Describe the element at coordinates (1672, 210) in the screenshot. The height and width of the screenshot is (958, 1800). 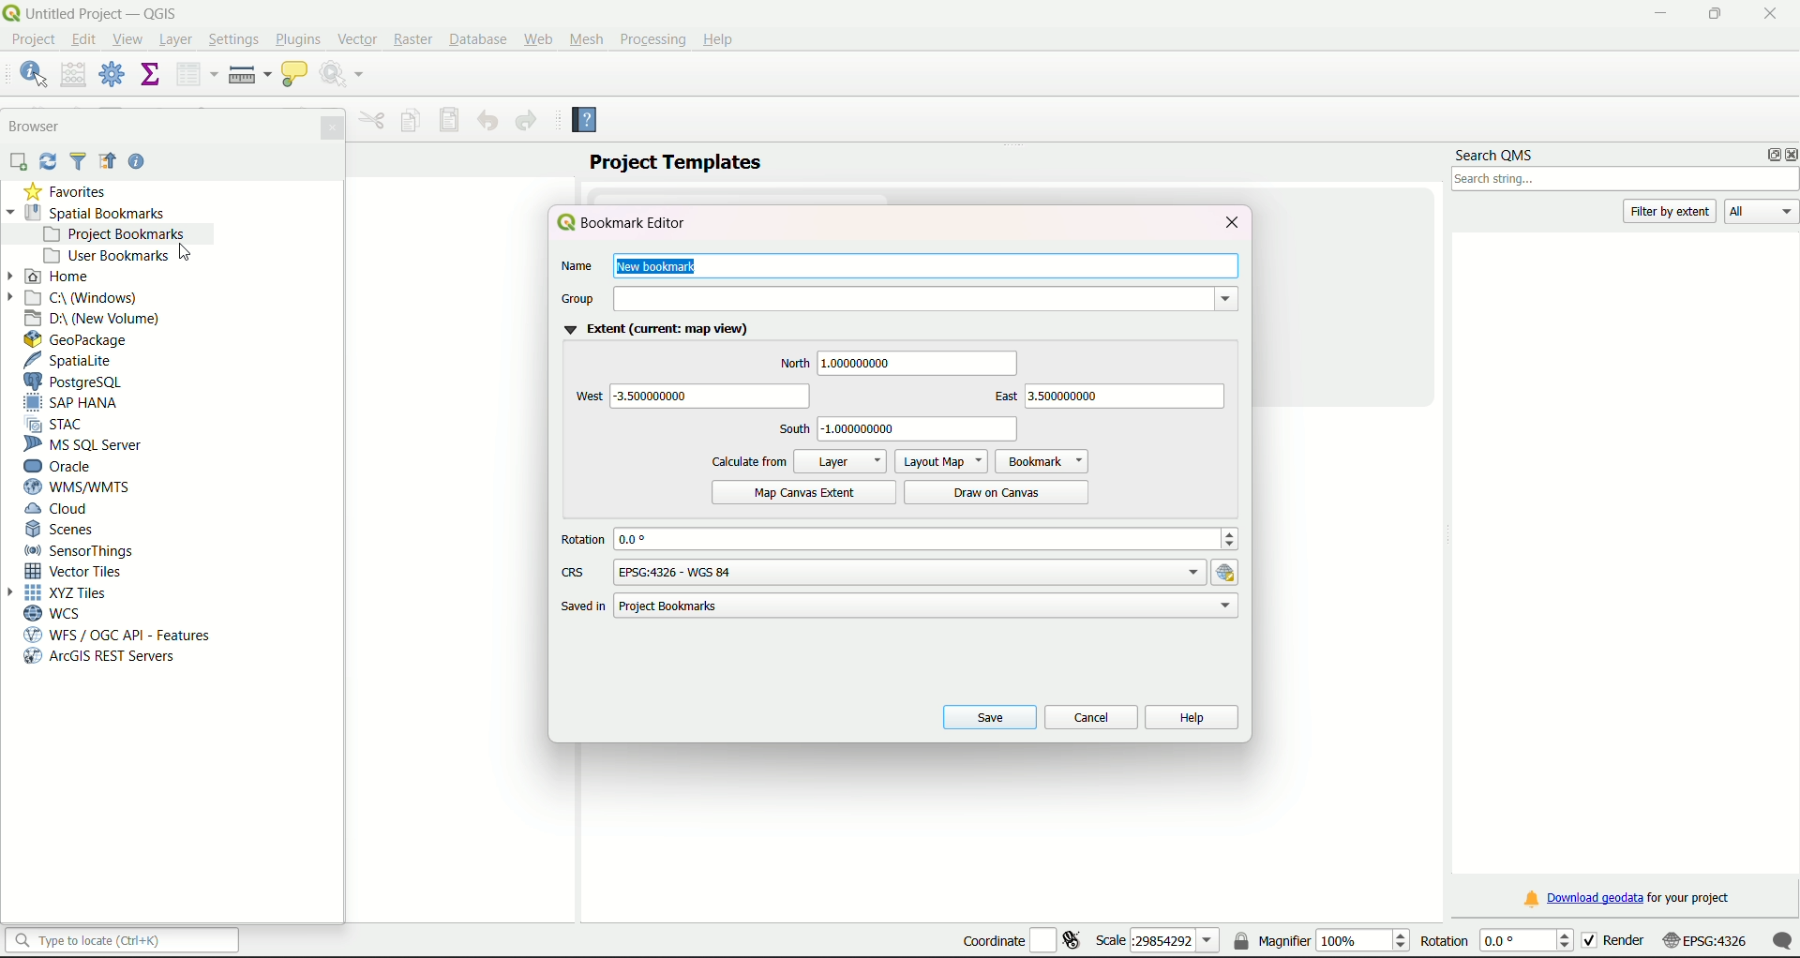
I see `filter by extent` at that location.